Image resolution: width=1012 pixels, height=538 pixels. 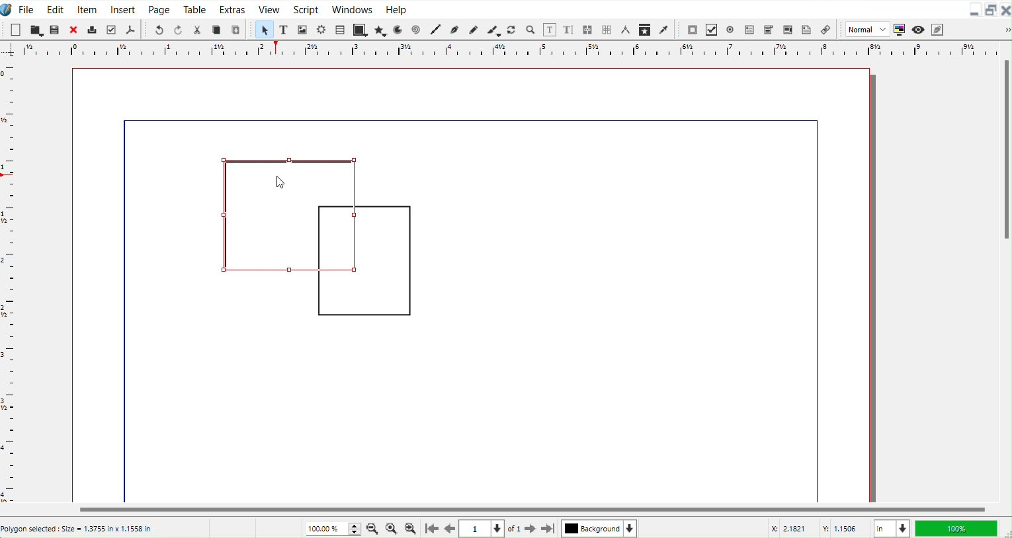 What do you see at coordinates (646, 29) in the screenshot?
I see `Copy Item Properties` at bounding box center [646, 29].